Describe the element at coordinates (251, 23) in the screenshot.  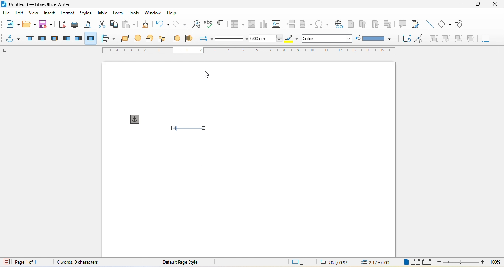
I see `image` at that location.